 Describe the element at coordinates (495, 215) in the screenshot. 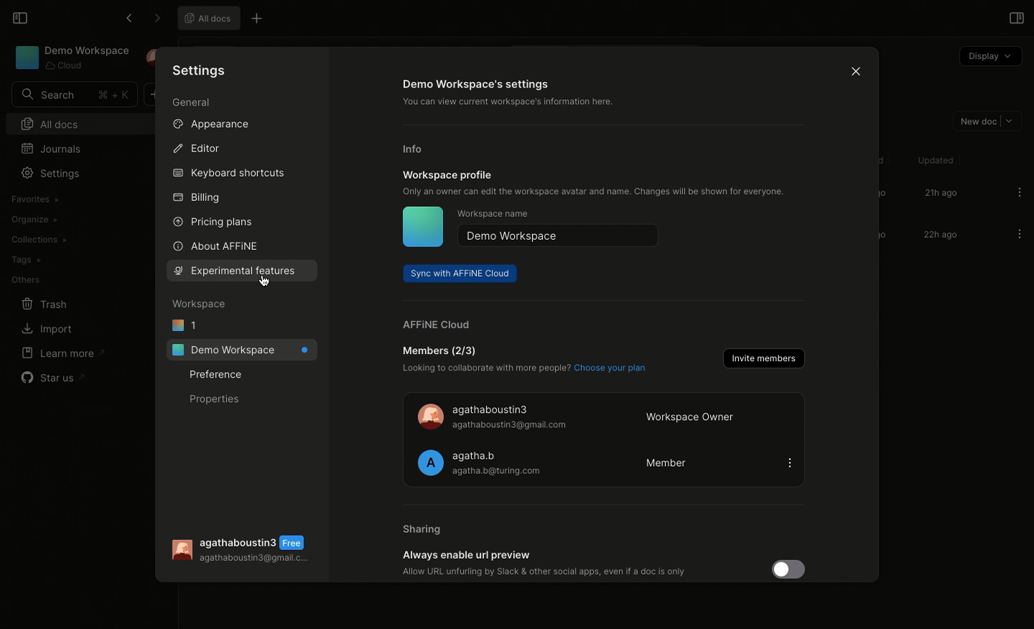

I see `Workspace name` at that location.